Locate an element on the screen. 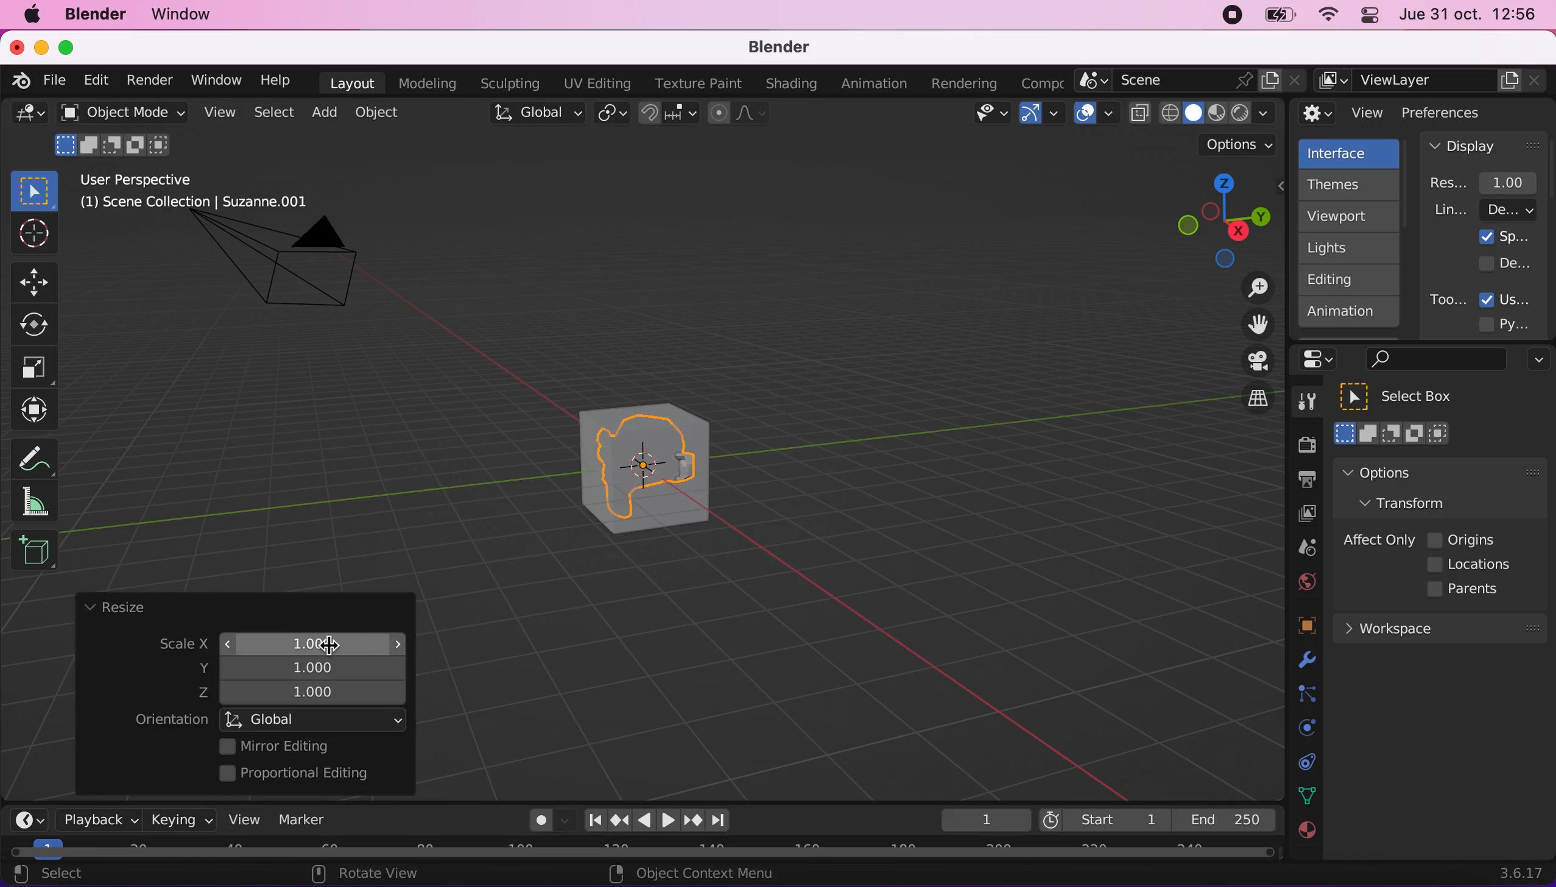 The height and width of the screenshot is (887, 1556). overlays is located at coordinates (1096, 114).